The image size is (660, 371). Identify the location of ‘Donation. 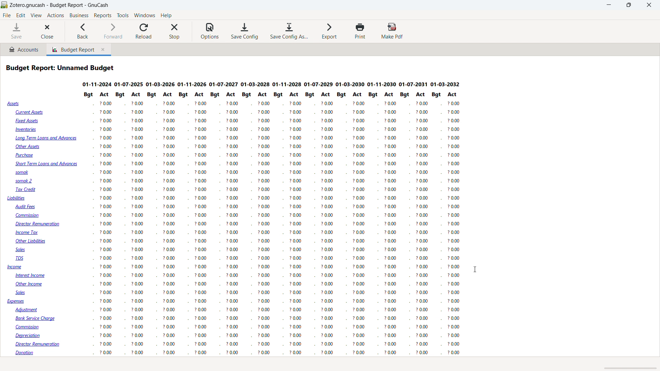
(30, 353).